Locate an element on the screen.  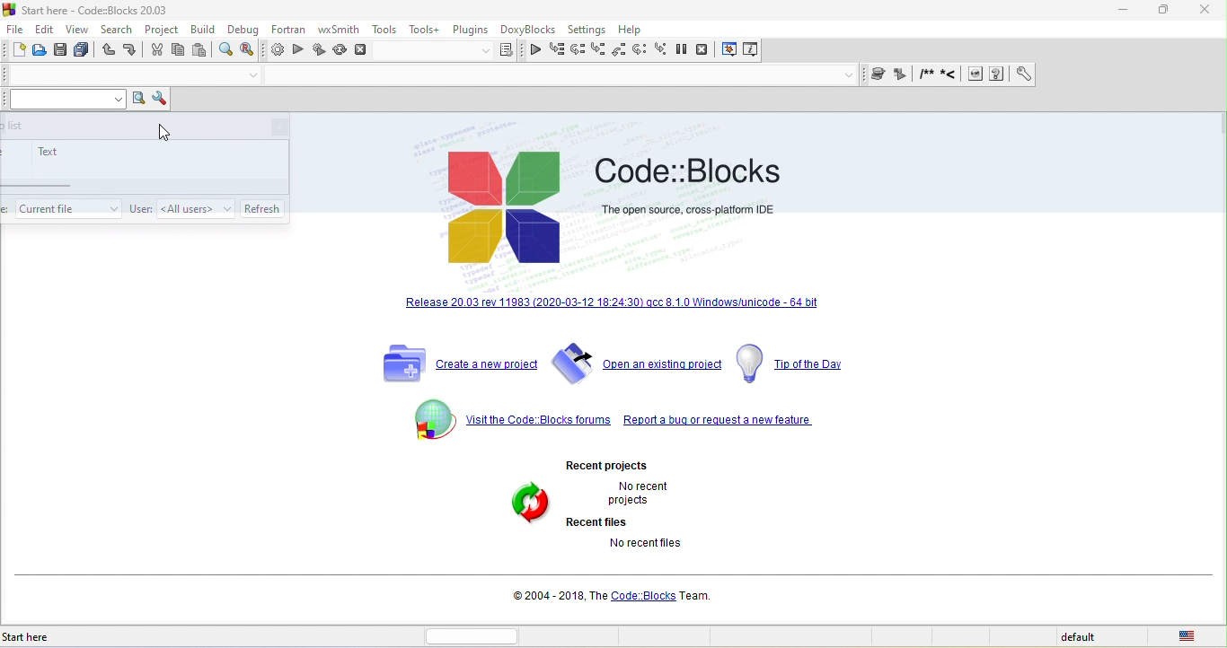
help is located at coordinates (633, 31).